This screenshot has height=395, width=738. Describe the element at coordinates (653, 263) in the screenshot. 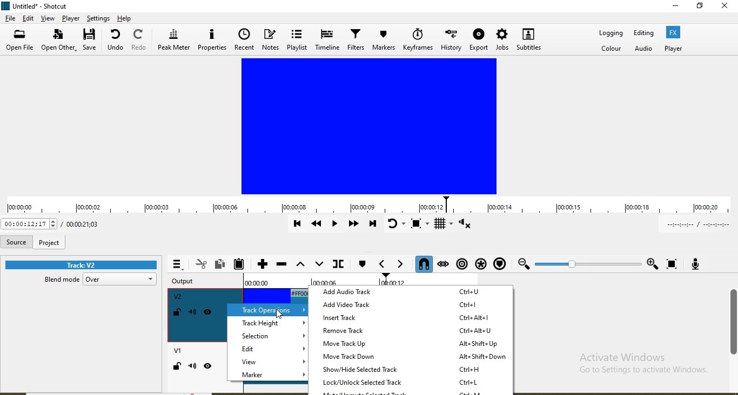

I see `Zoom in` at that location.